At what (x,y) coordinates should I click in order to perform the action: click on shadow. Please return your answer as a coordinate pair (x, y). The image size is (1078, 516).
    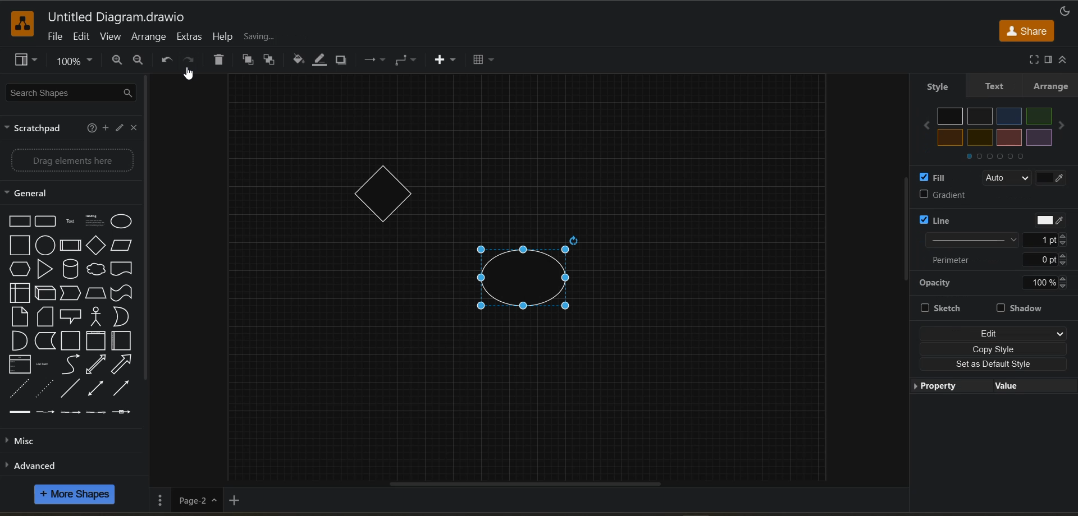
    Looking at the image, I should click on (341, 62).